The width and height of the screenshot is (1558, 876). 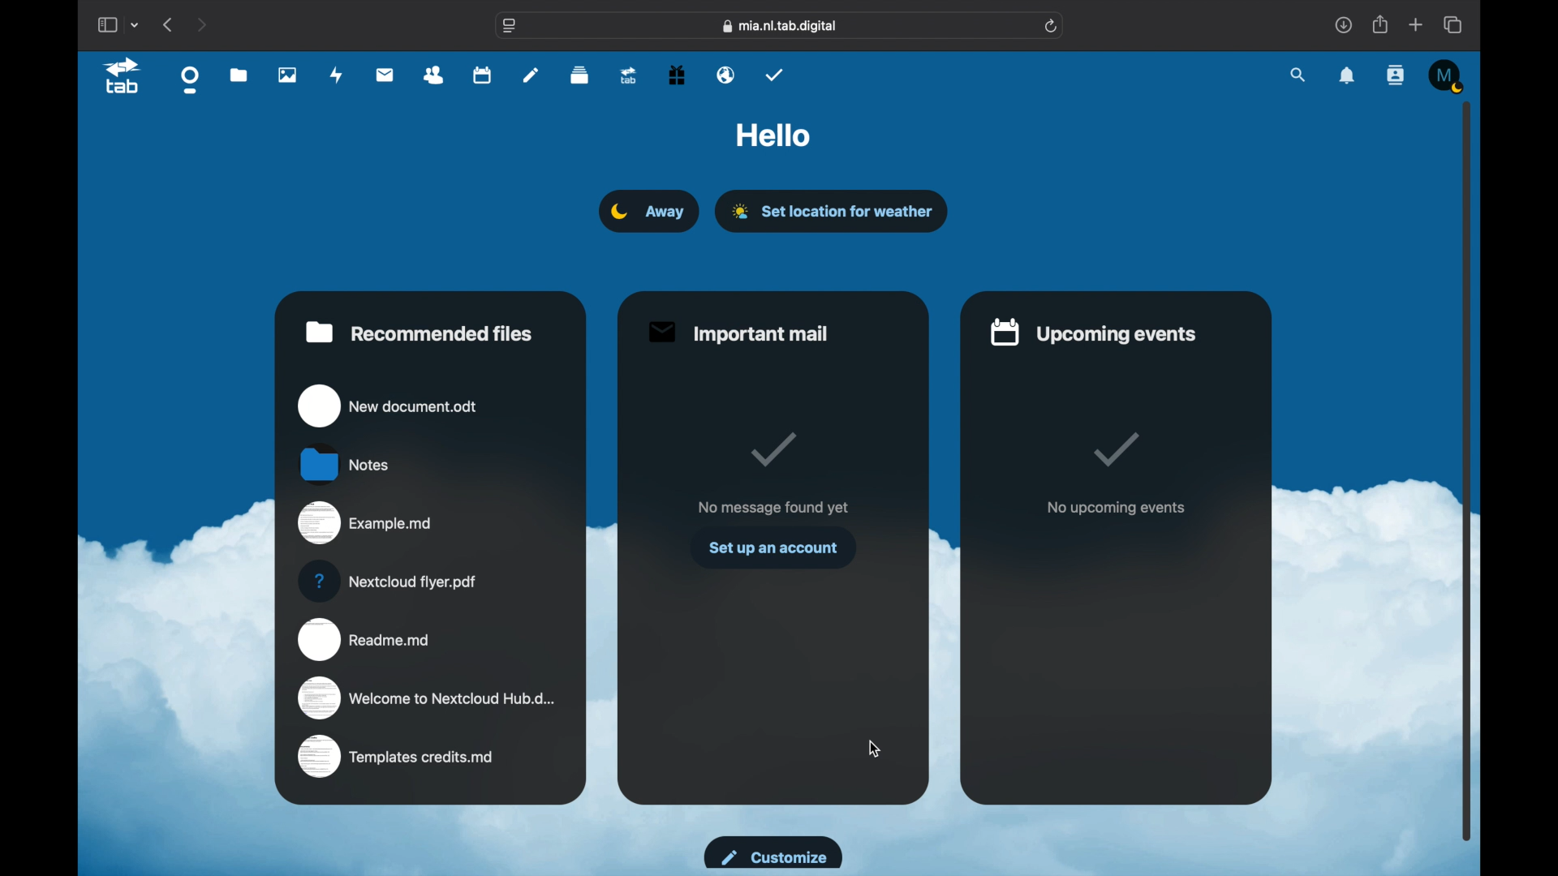 What do you see at coordinates (774, 73) in the screenshot?
I see `tasks` at bounding box center [774, 73].